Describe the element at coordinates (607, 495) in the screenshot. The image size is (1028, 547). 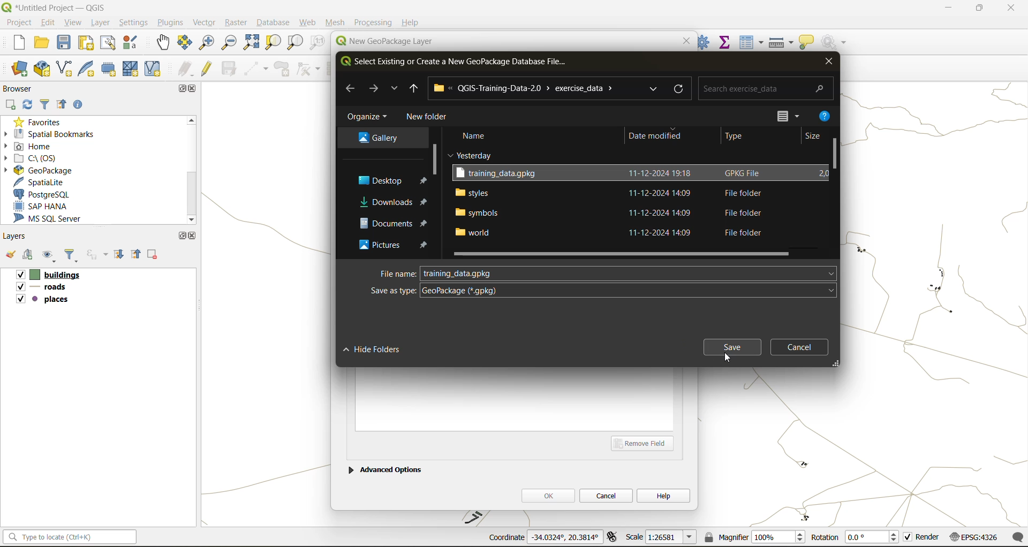
I see `cancel` at that location.